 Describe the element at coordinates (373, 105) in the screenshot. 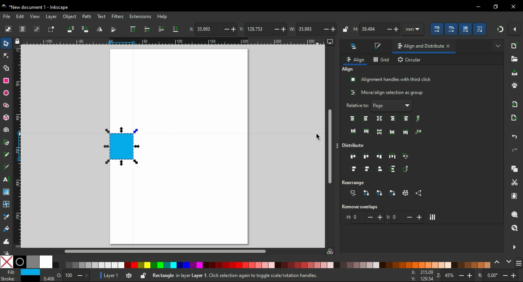

I see `relative to` at that location.